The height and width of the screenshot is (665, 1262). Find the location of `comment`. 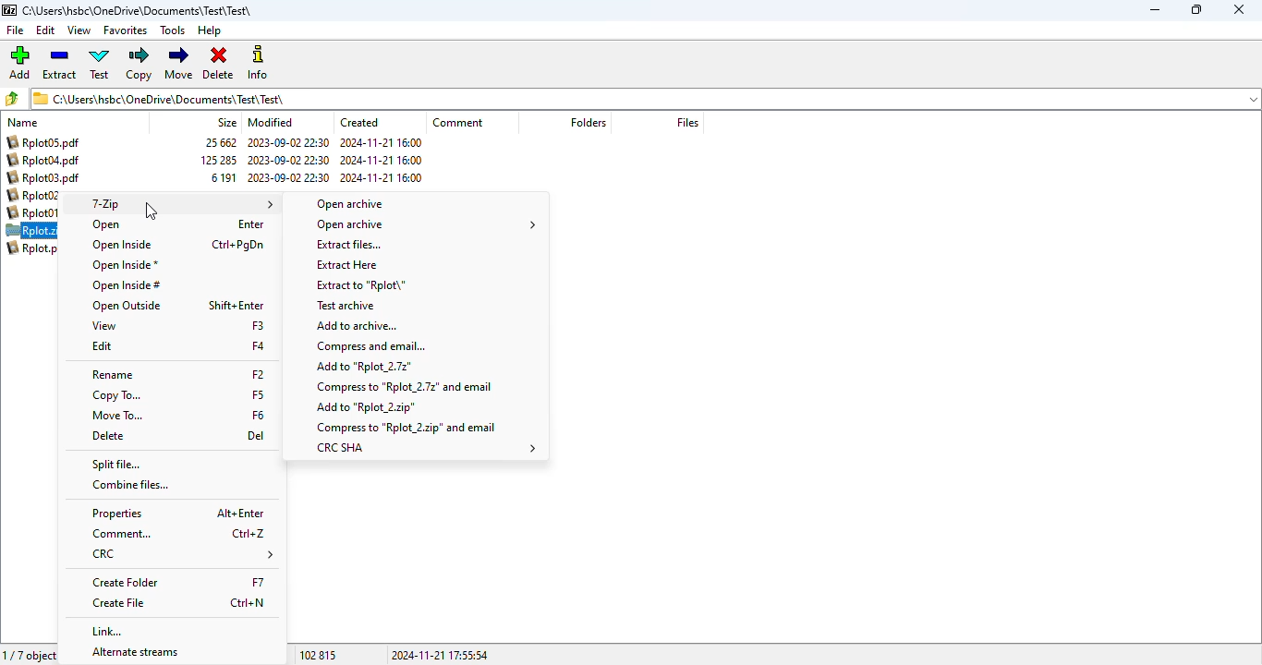

comment is located at coordinates (458, 122).